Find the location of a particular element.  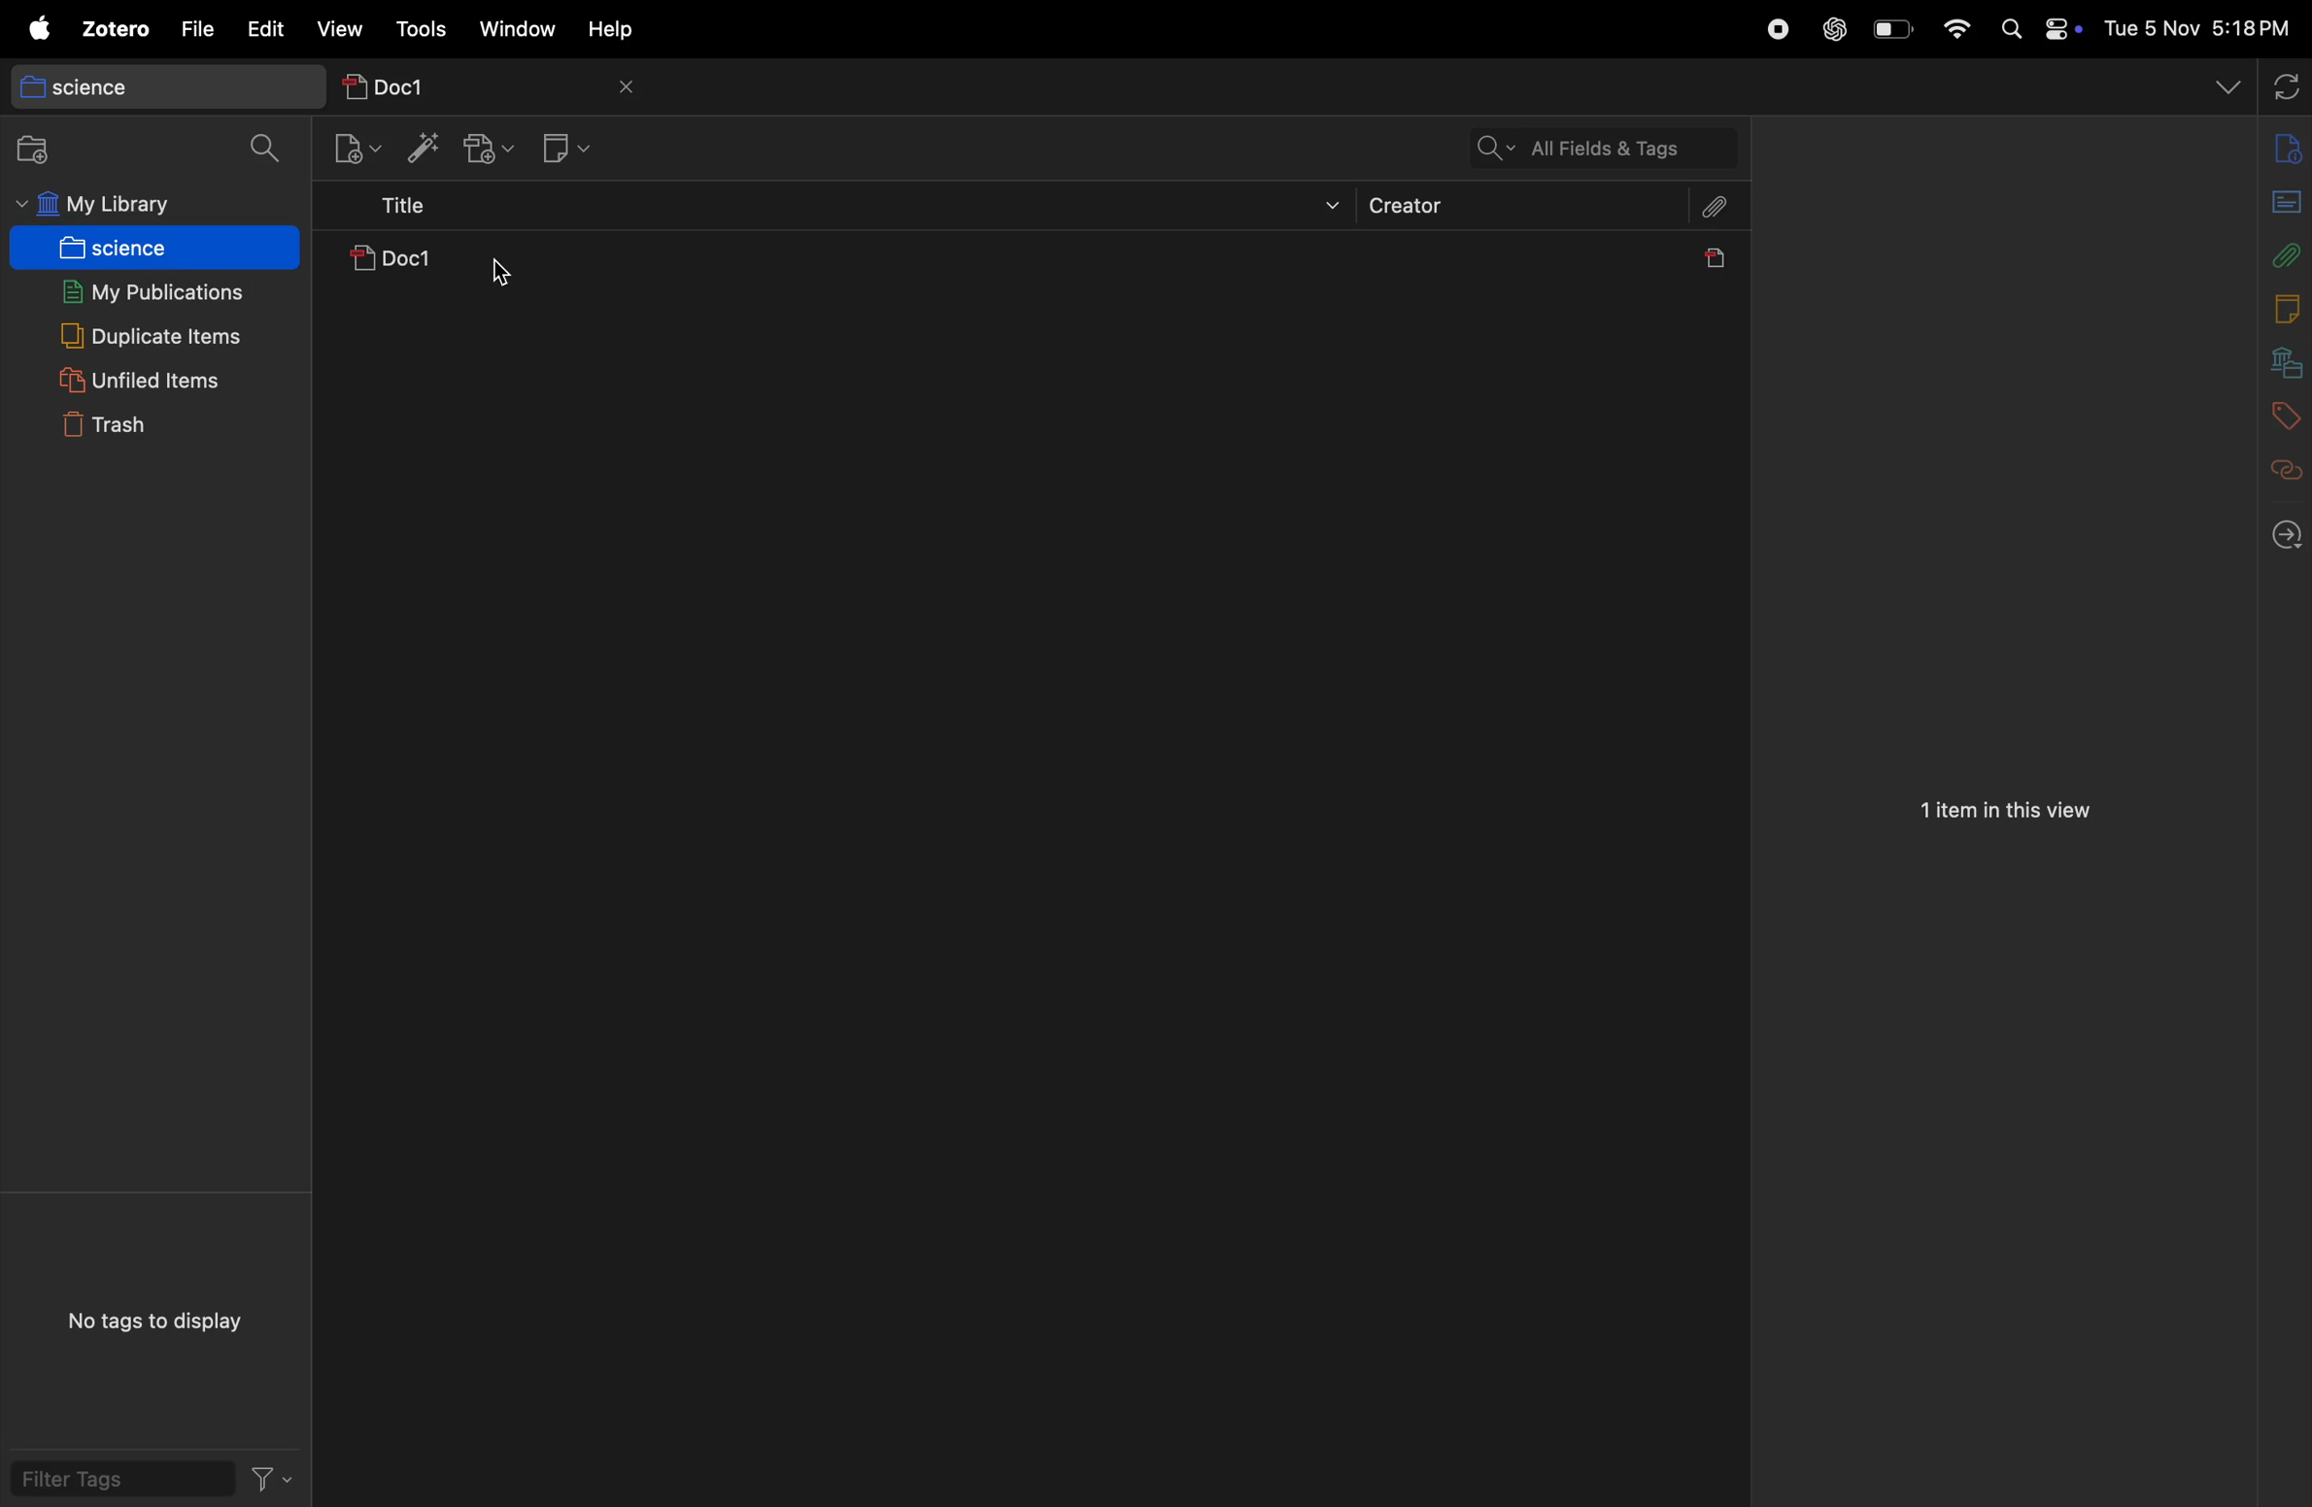

Search is located at coordinates (2011, 28).